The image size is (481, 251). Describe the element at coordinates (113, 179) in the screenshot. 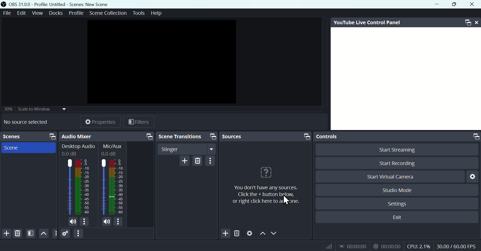

I see `Mic/Aux` at that location.